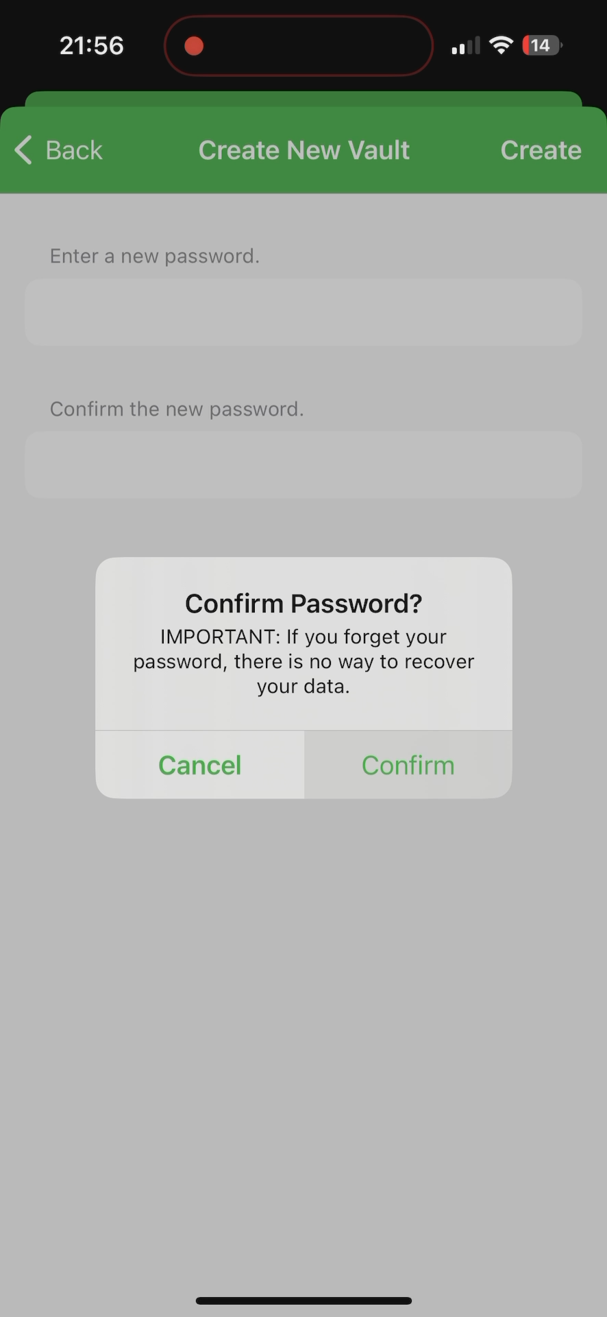 Image resolution: width=607 pixels, height=1317 pixels. Describe the element at coordinates (90, 48) in the screenshot. I see `21:56` at that location.